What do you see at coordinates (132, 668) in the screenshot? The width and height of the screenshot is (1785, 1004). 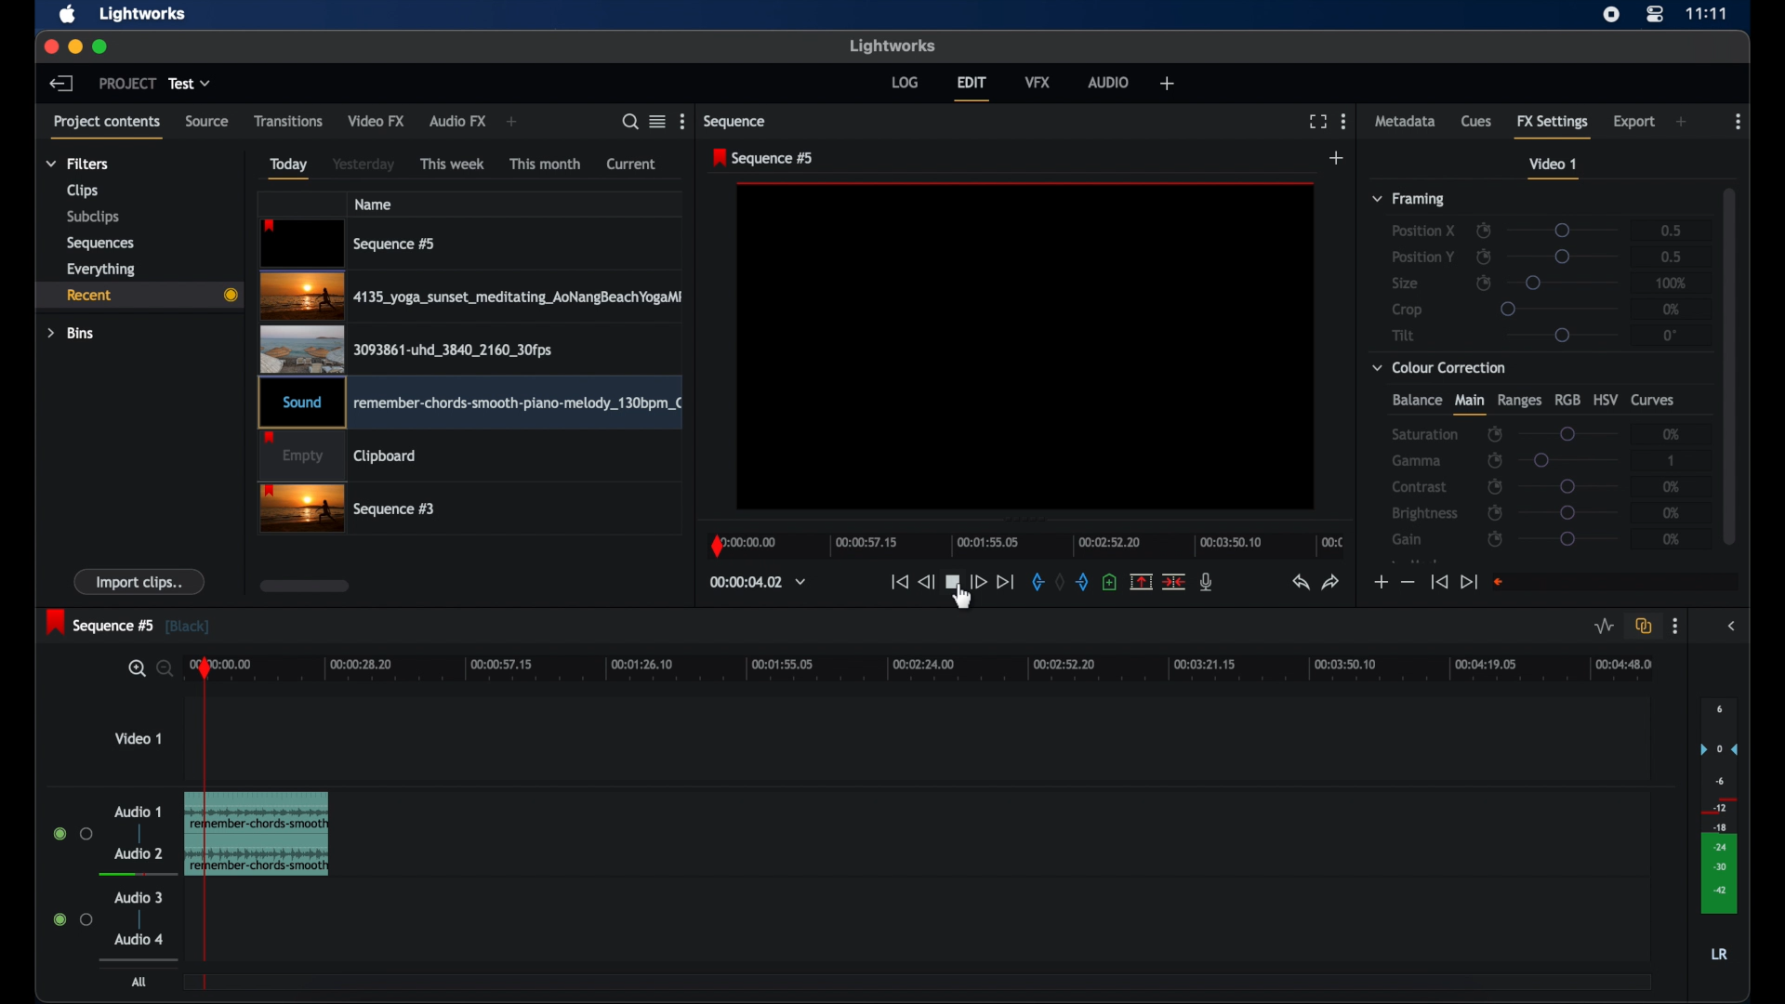 I see `zoom in` at bounding box center [132, 668].